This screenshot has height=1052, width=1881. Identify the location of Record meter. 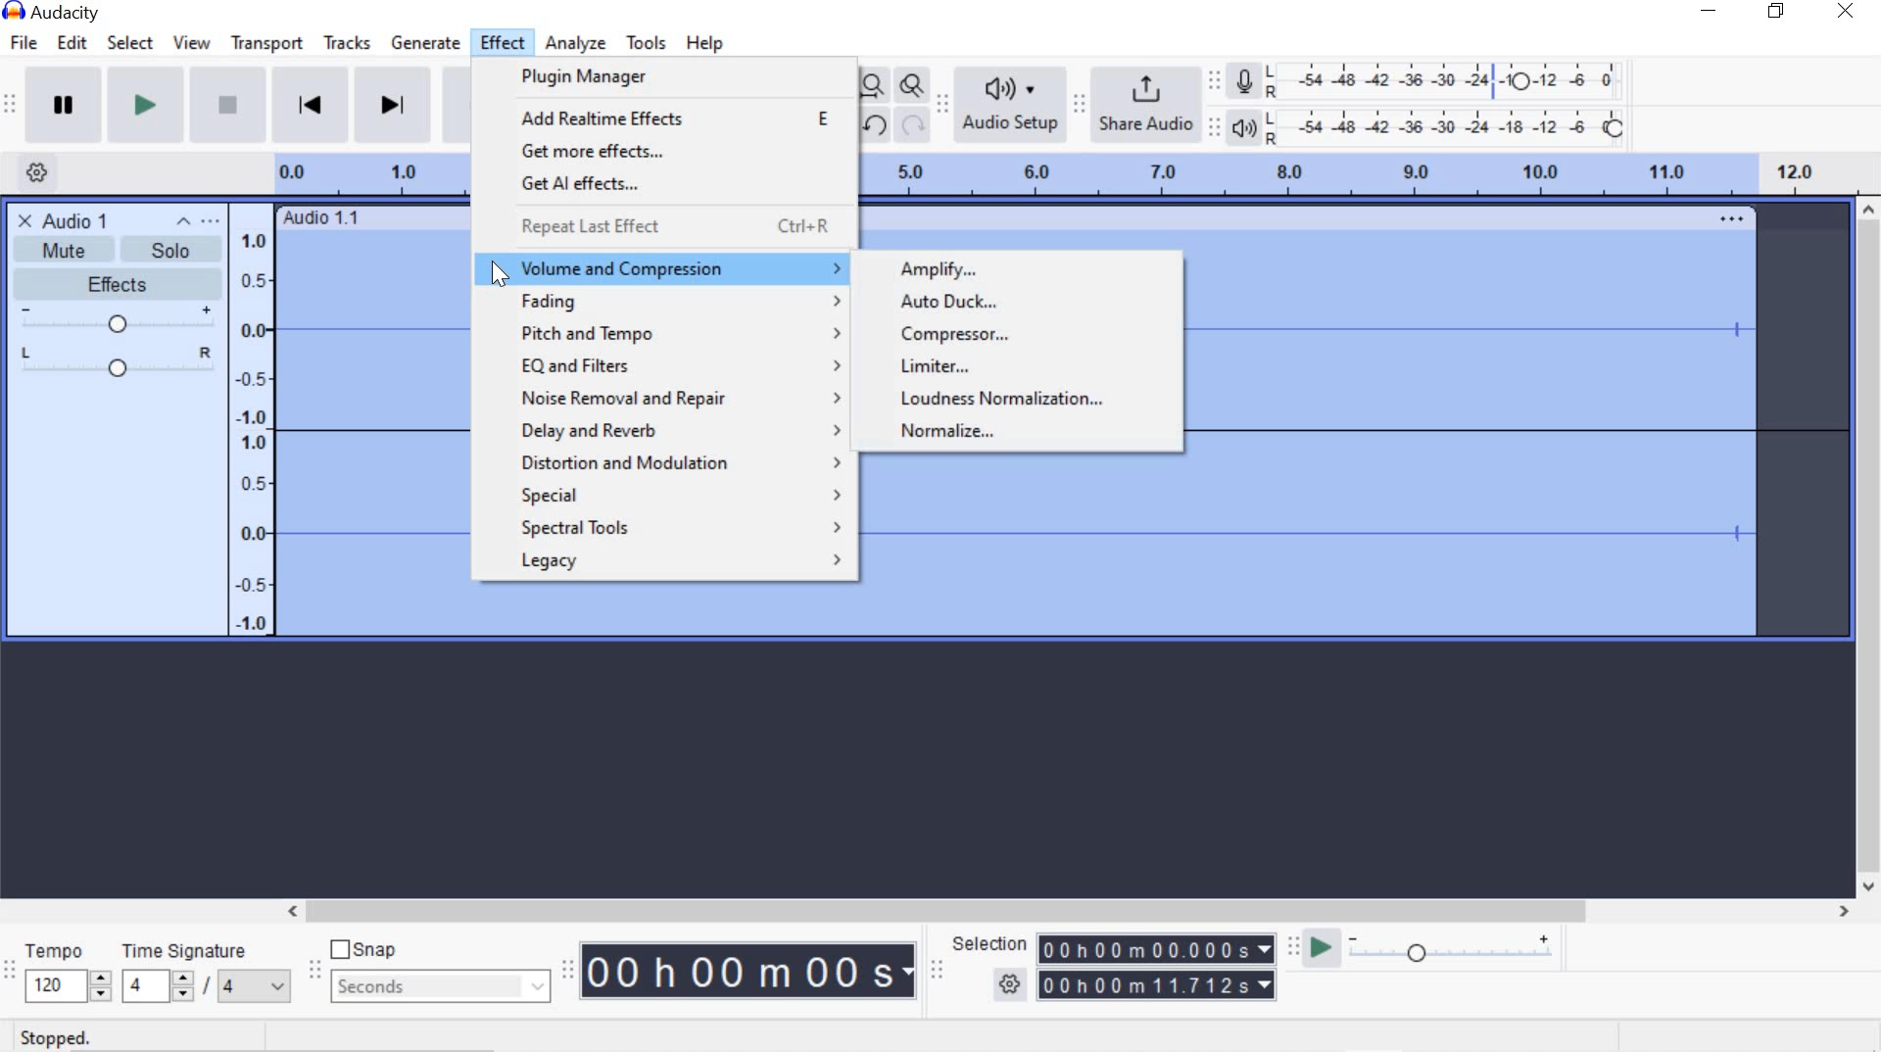
(1244, 79).